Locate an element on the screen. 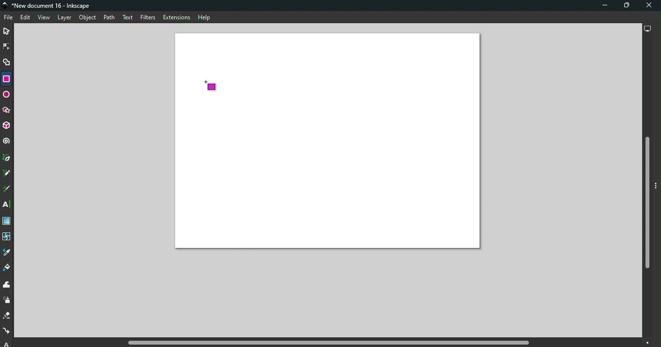  Canvas is located at coordinates (328, 141).